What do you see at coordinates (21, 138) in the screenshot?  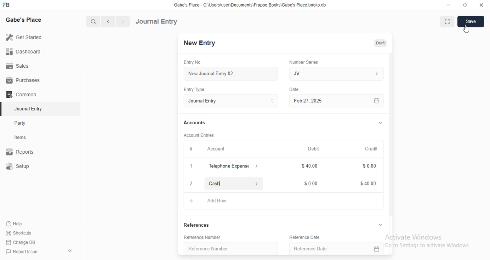 I see `Items` at bounding box center [21, 138].